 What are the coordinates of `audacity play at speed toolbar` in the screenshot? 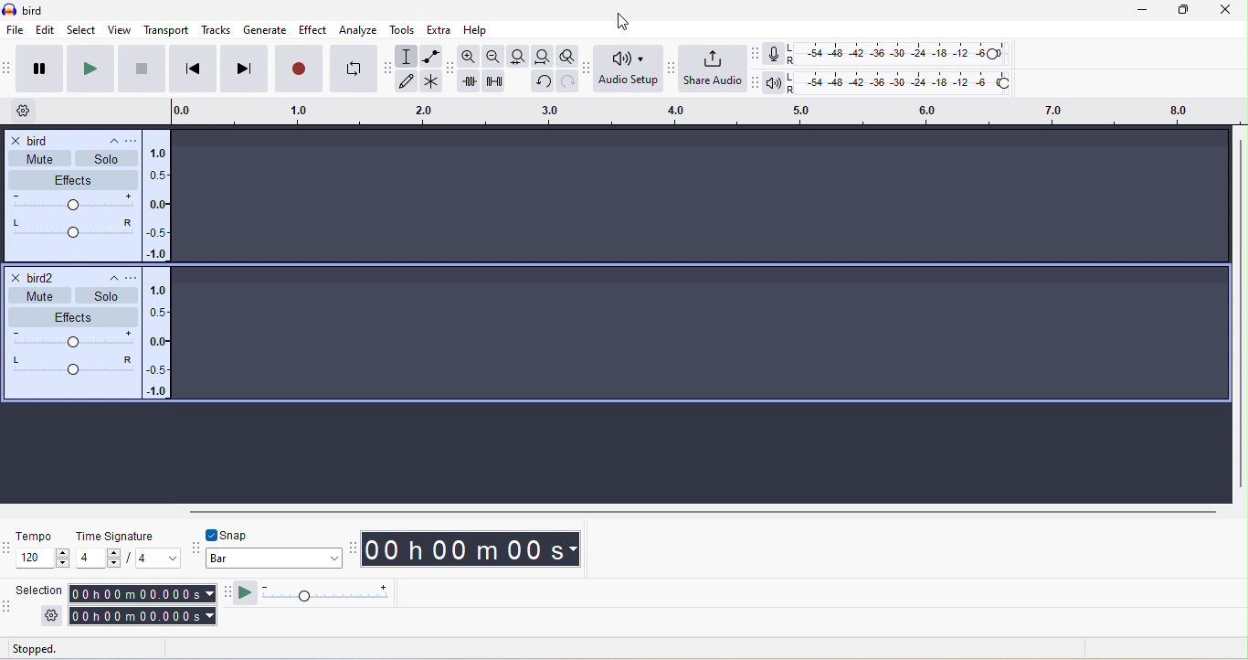 It's located at (227, 593).